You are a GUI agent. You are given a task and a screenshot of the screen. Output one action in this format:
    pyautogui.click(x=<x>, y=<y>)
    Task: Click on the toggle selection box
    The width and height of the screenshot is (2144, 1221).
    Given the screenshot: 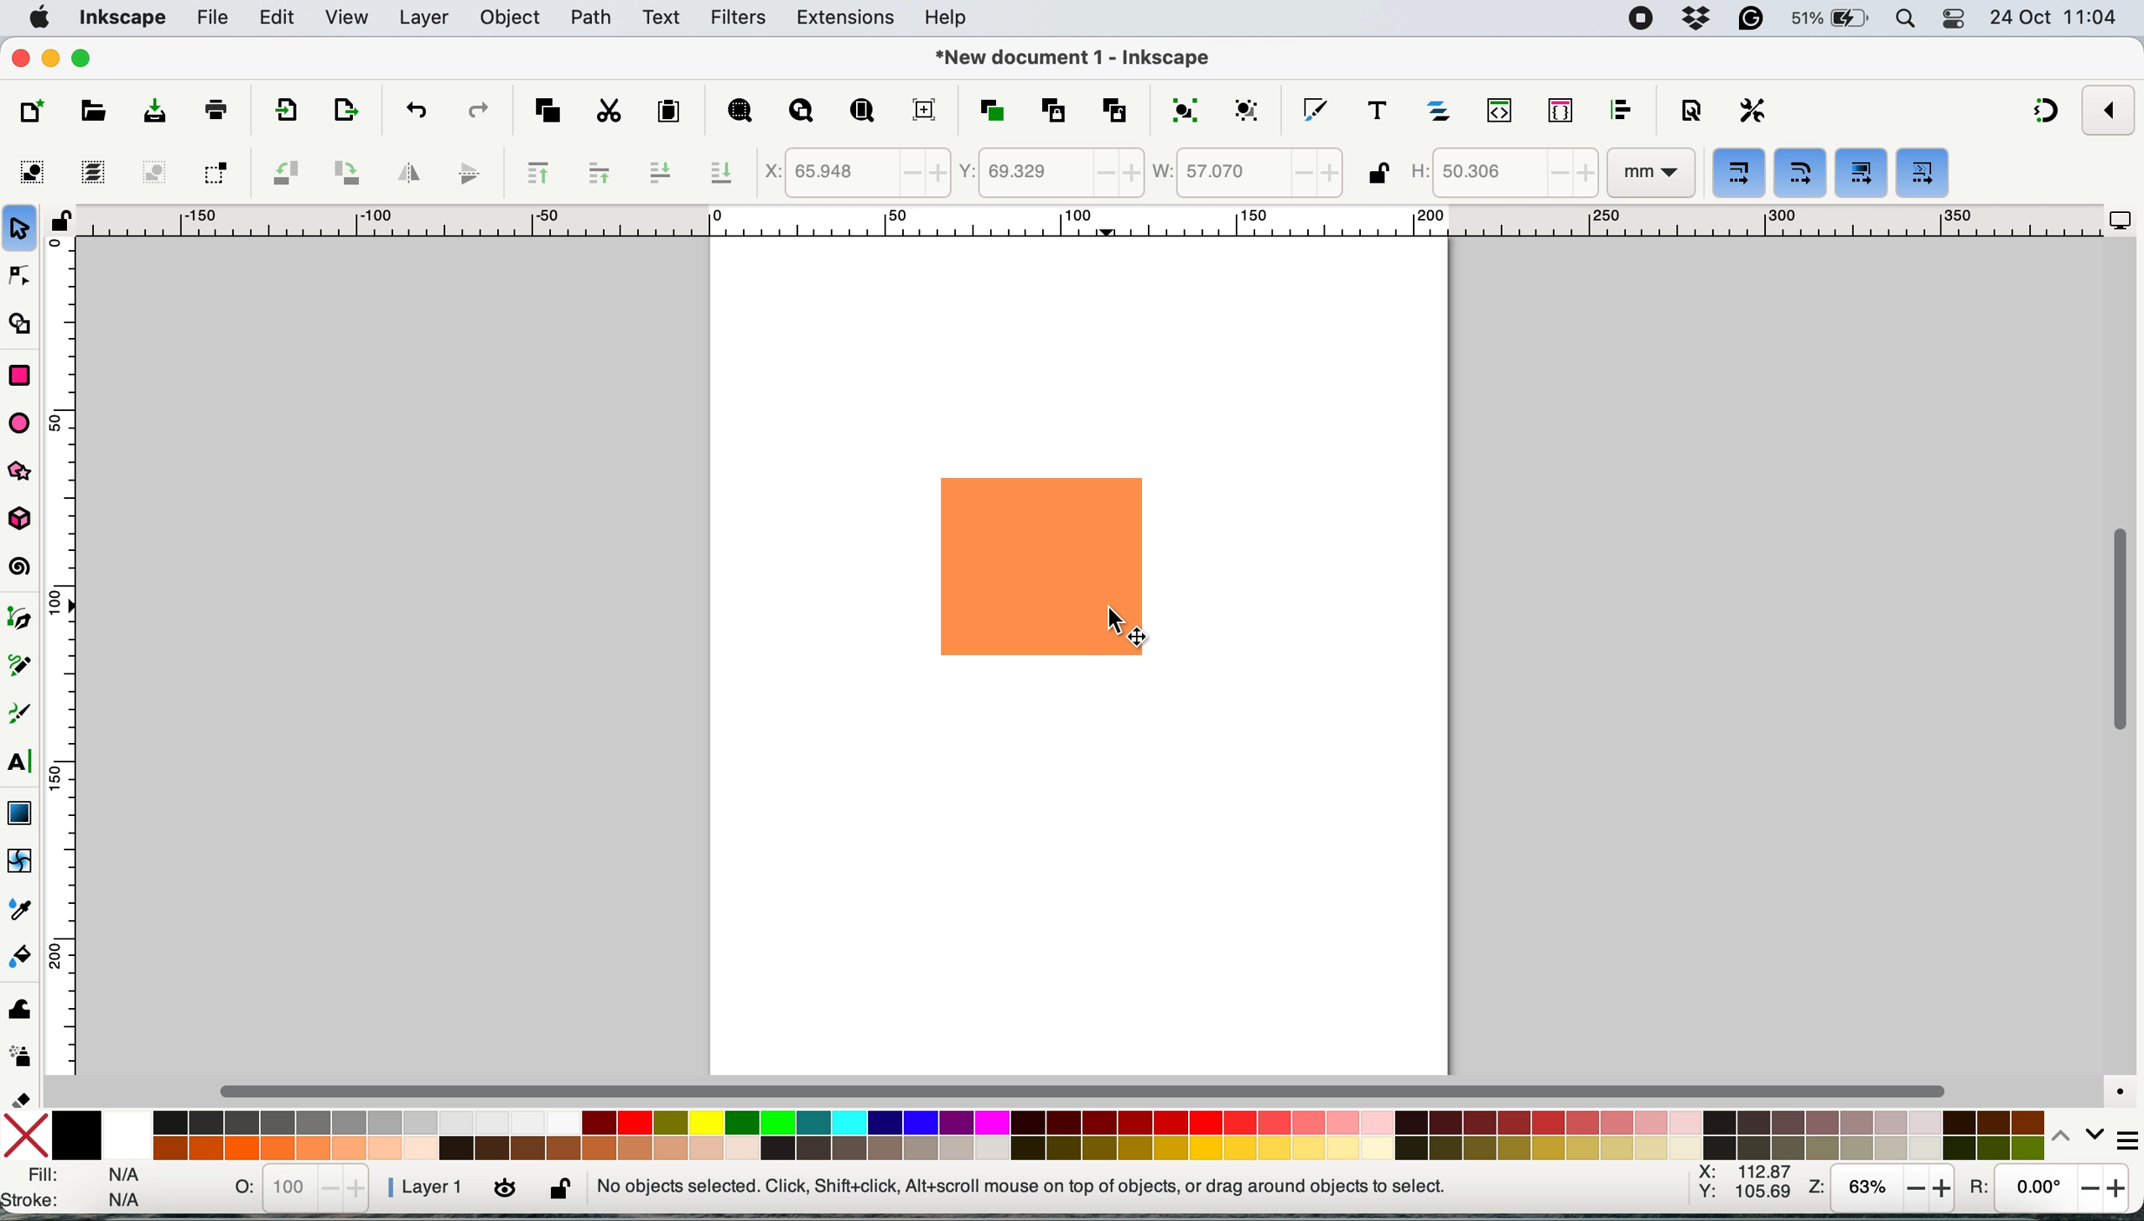 What is the action you would take?
    pyautogui.click(x=215, y=171)
    